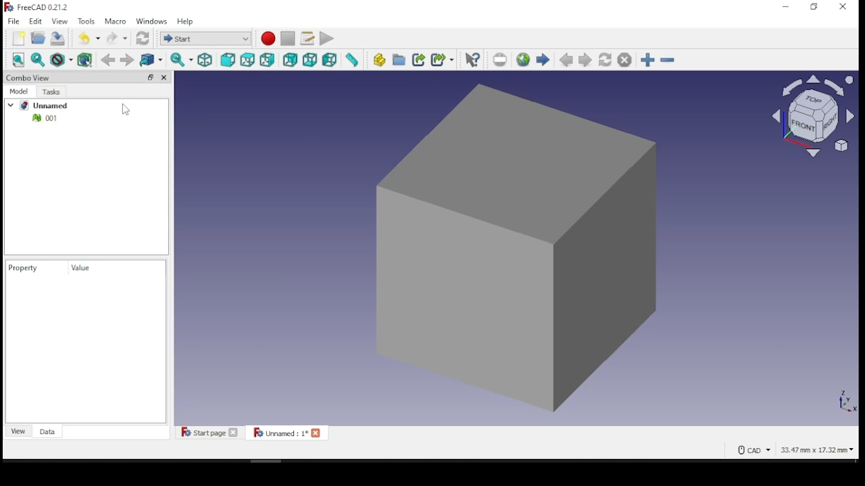 The width and height of the screenshot is (865, 486). I want to click on property, so click(28, 268).